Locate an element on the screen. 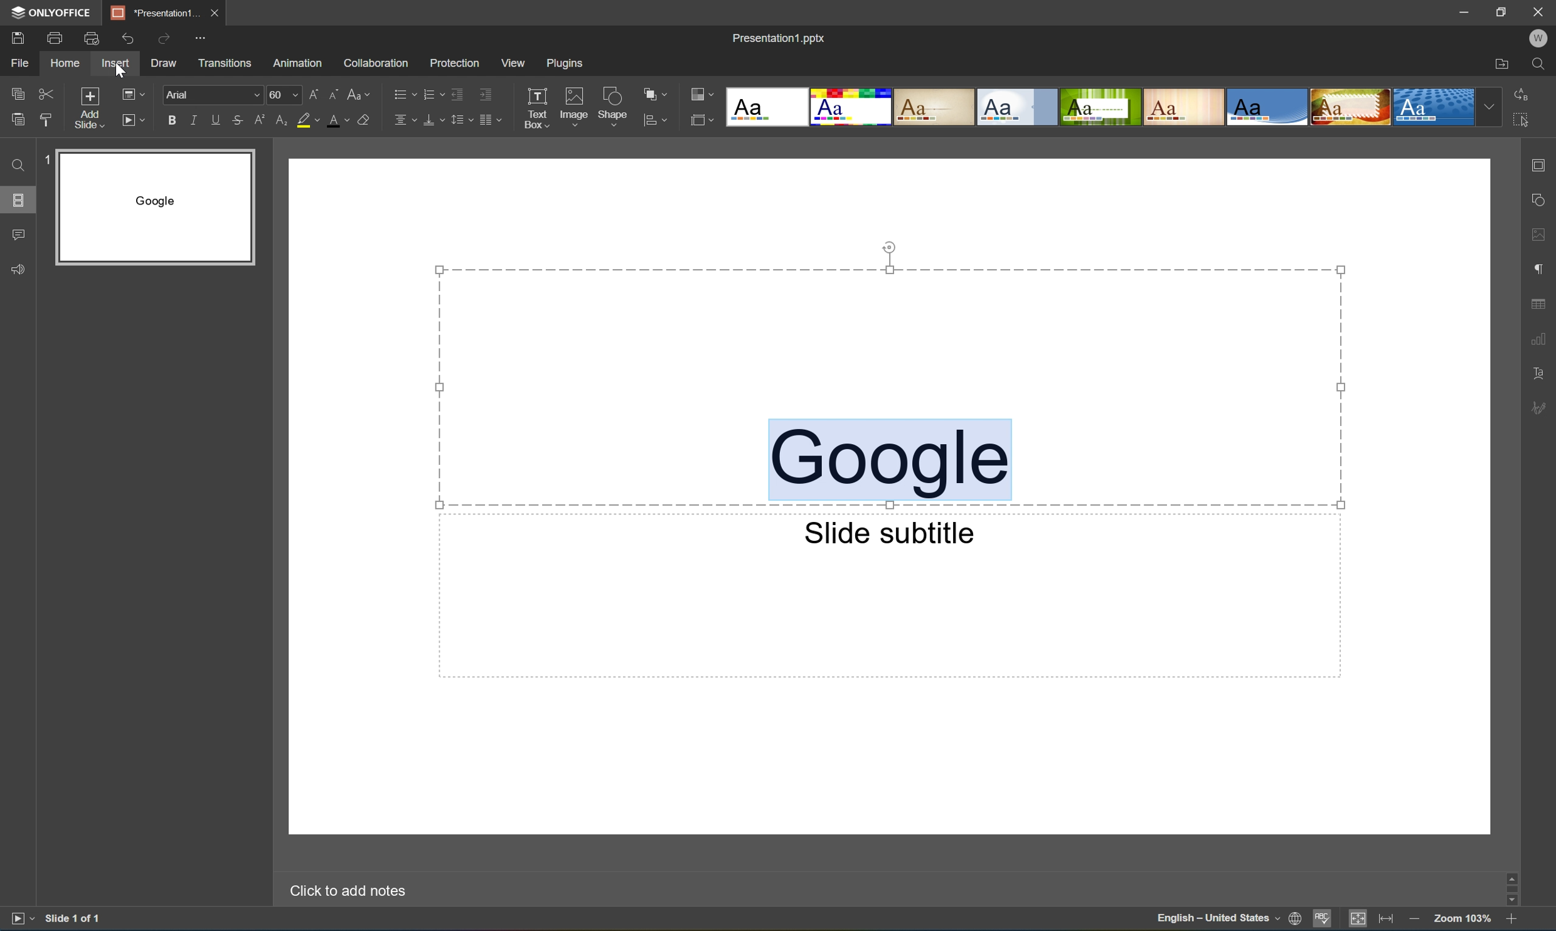 The image size is (1556, 931). Print file is located at coordinates (55, 40).